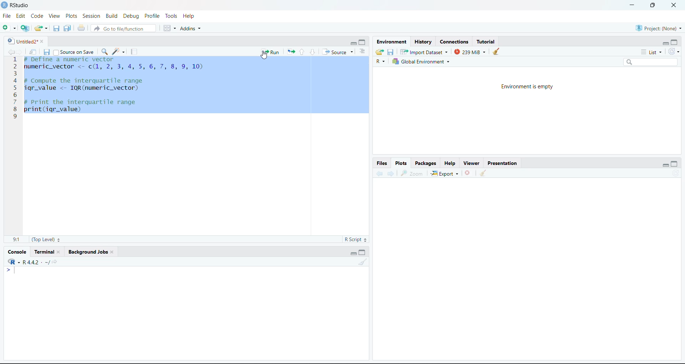 The width and height of the screenshot is (685, 364). What do you see at coordinates (47, 52) in the screenshot?
I see `Save current document (Ctrl + S)` at bounding box center [47, 52].